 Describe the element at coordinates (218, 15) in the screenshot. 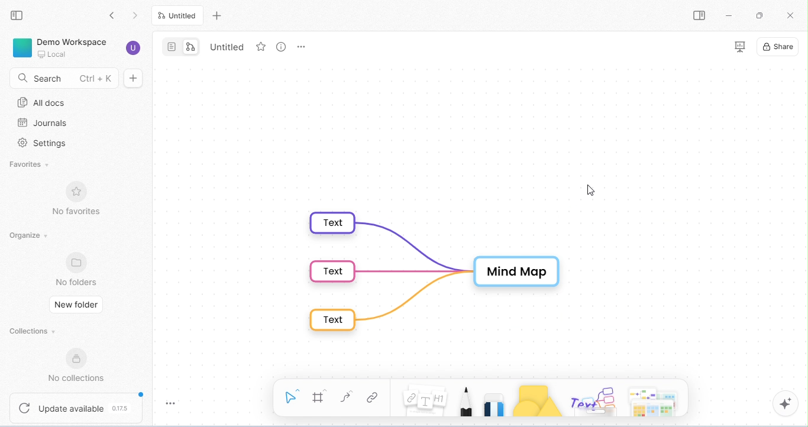

I see `add new tab` at that location.